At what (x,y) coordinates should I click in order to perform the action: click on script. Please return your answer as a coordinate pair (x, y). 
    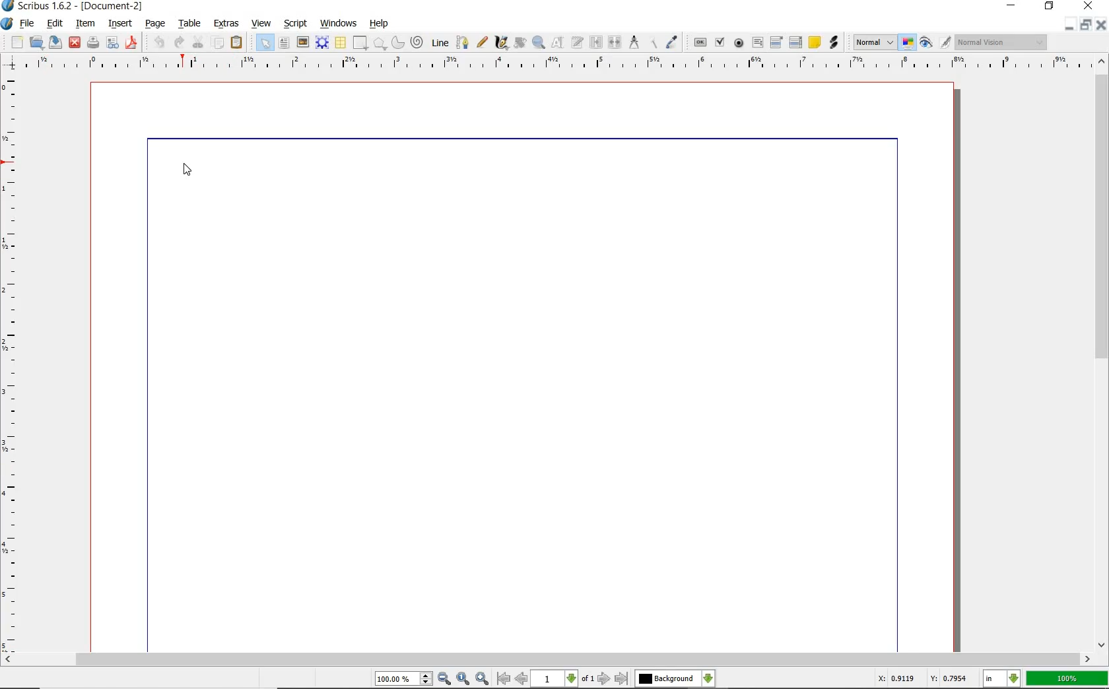
    Looking at the image, I should click on (296, 24).